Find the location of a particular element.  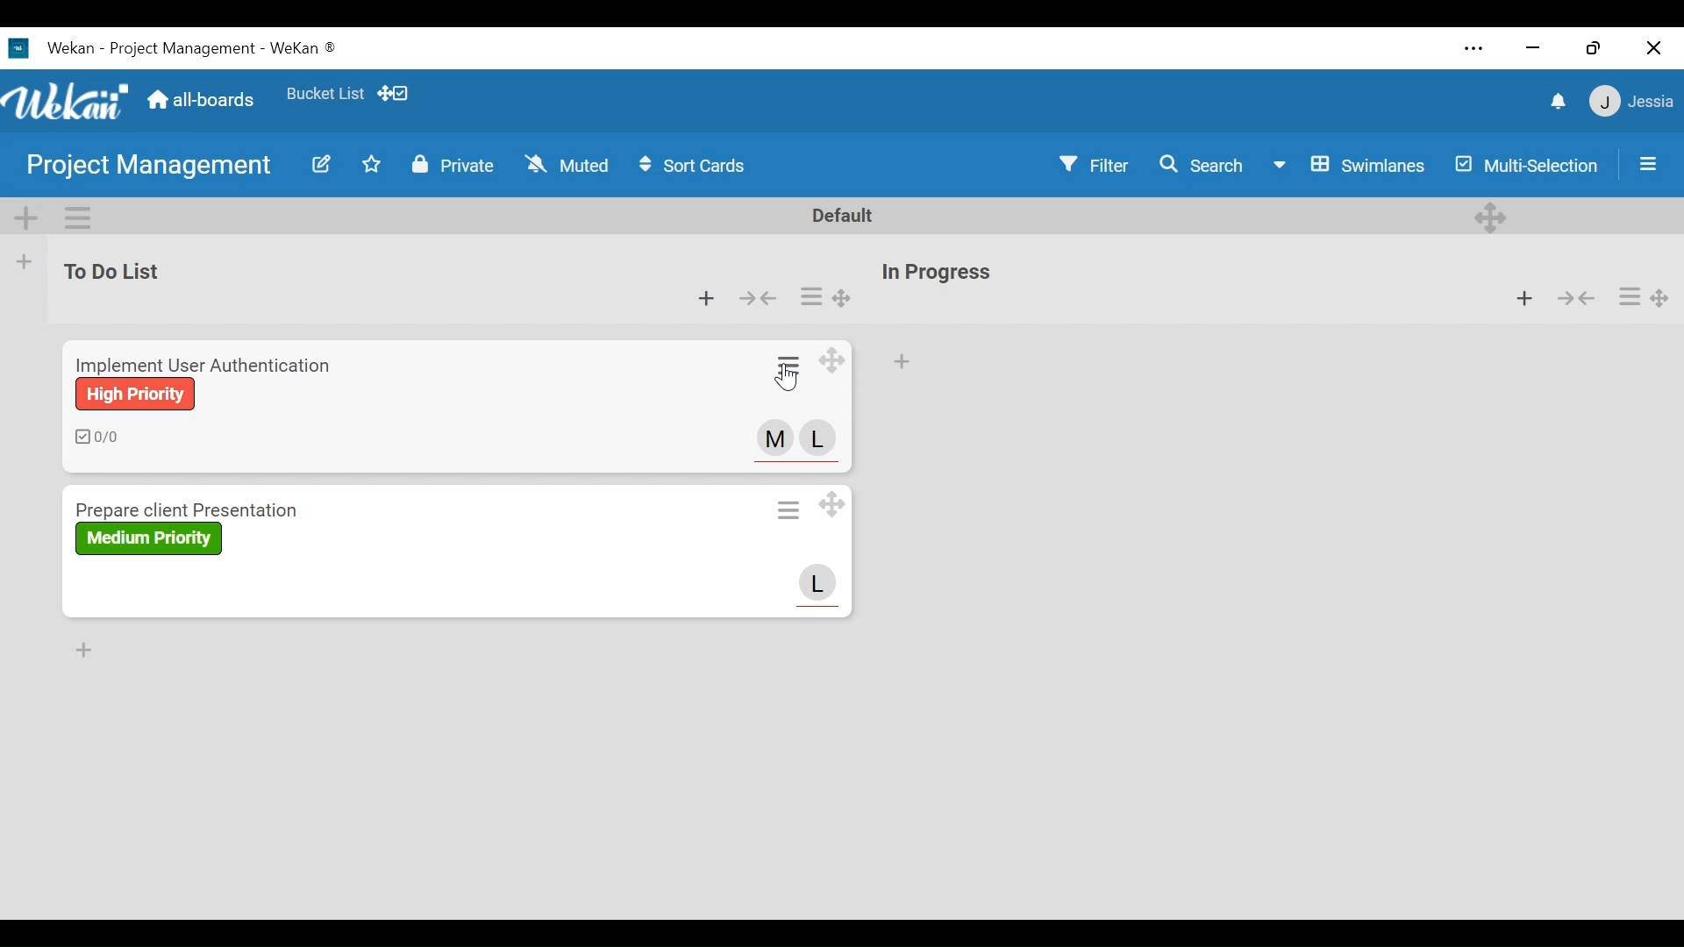

Avatar is located at coordinates (818, 581).